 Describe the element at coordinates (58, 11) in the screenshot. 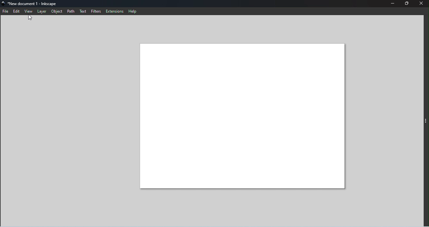

I see `Object` at that location.